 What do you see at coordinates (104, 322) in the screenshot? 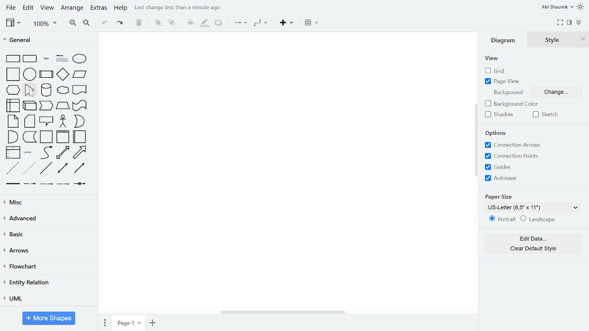
I see `pages` at bounding box center [104, 322].